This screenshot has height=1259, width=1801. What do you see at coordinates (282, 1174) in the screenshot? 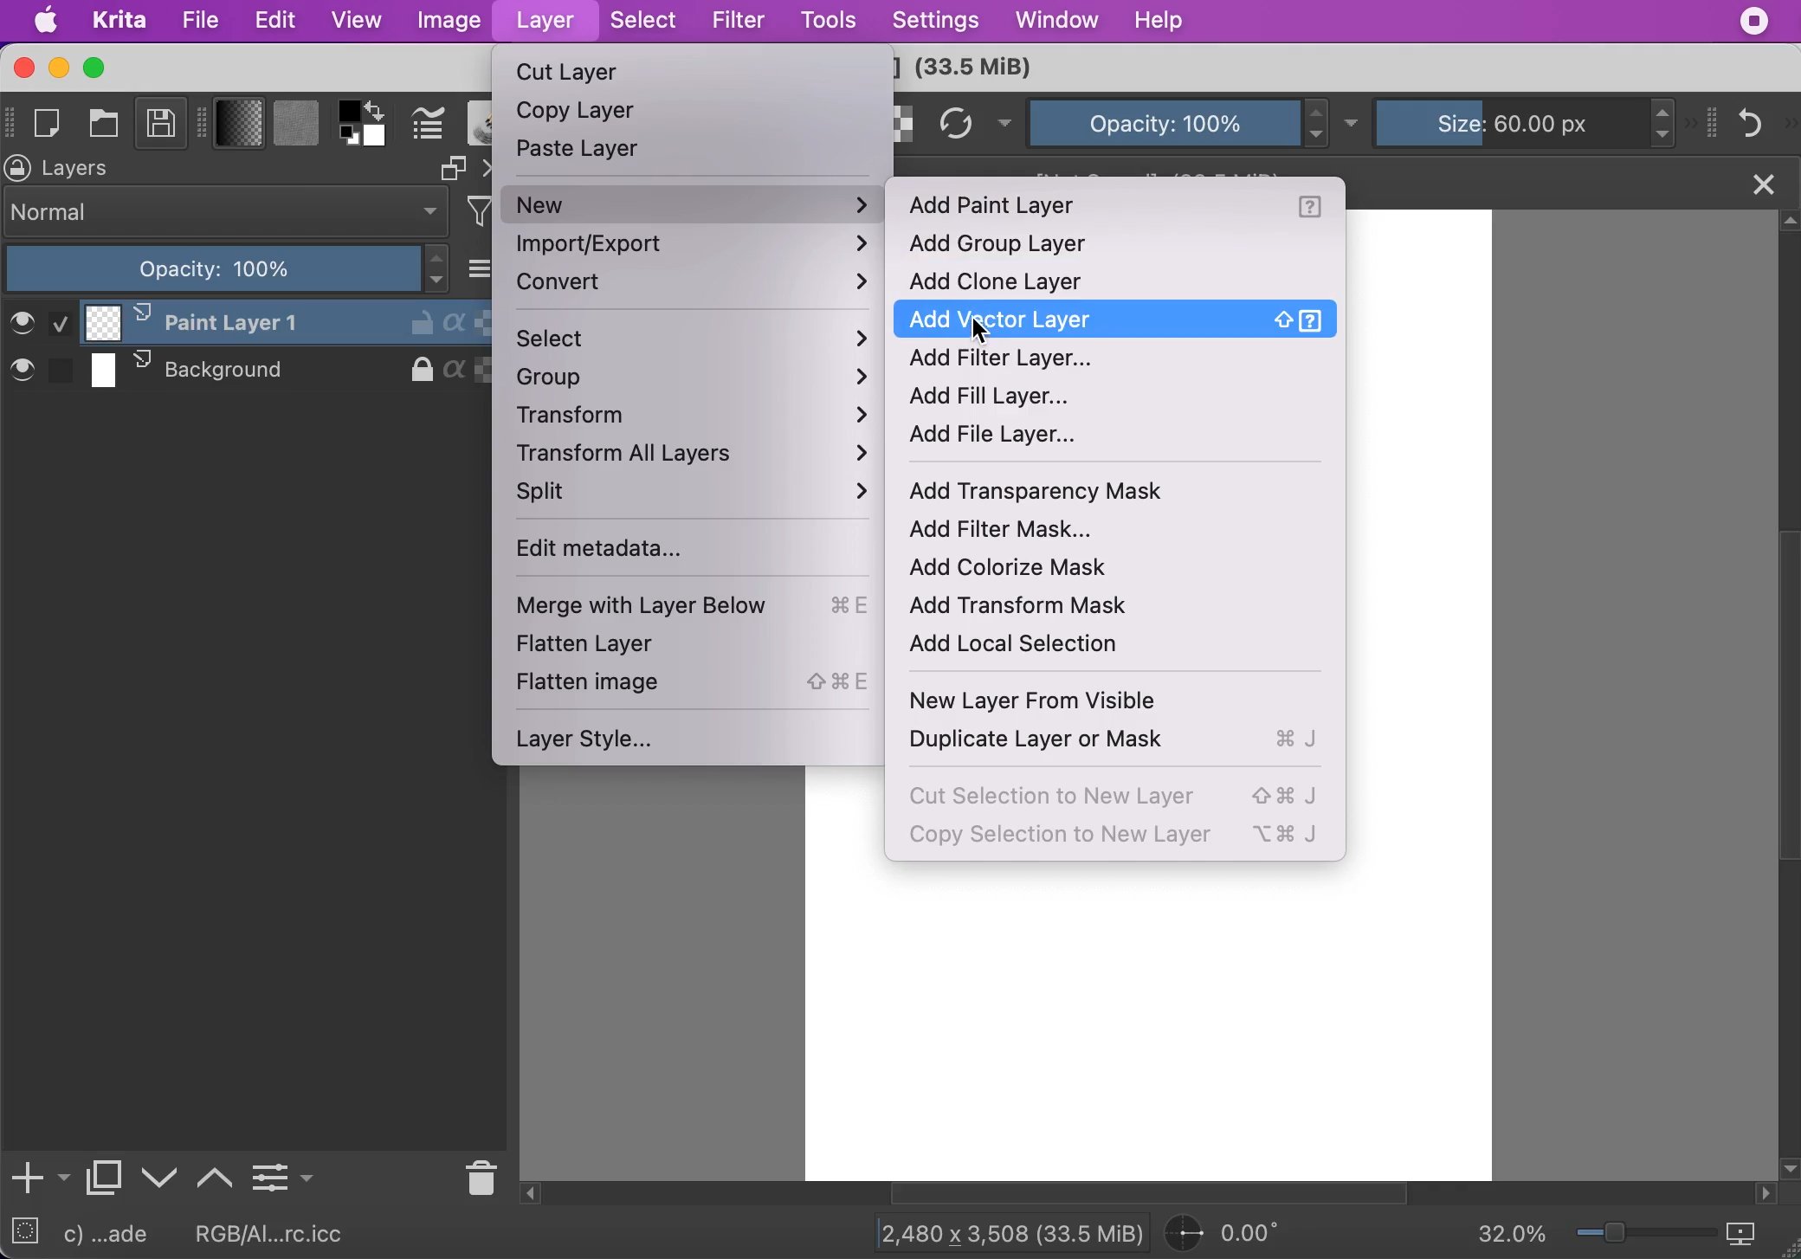
I see `view or change the layer properties` at bounding box center [282, 1174].